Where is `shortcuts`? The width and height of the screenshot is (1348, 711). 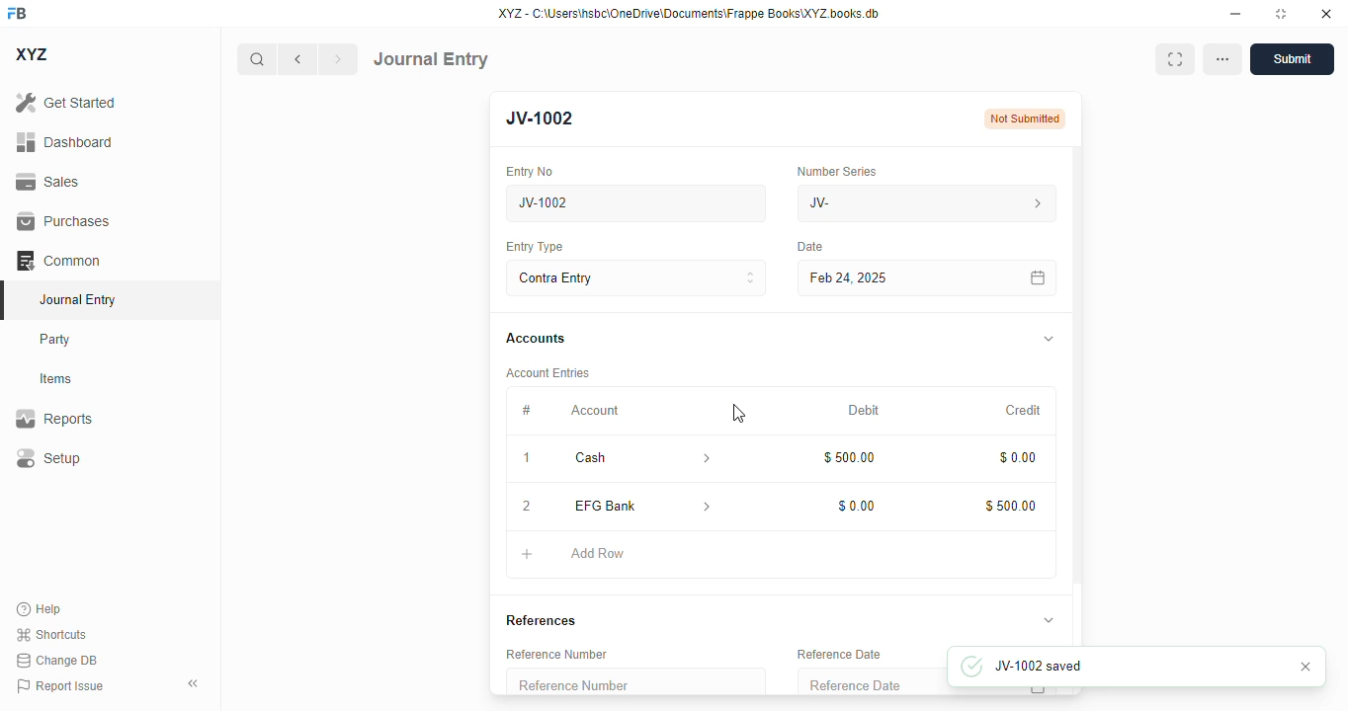 shortcuts is located at coordinates (51, 634).